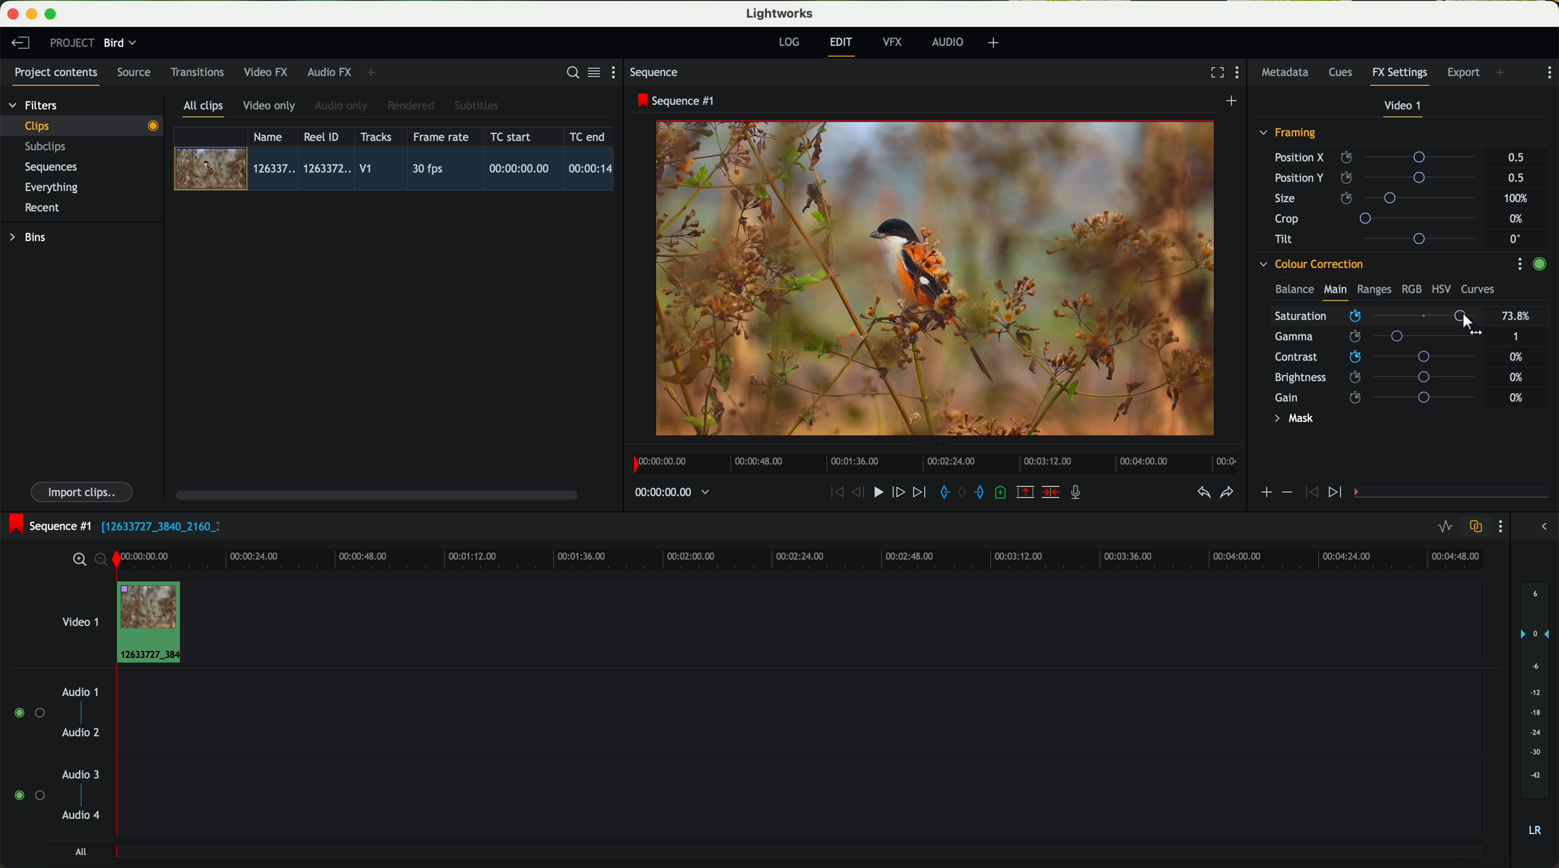 The width and height of the screenshot is (1559, 868). What do you see at coordinates (1473, 527) in the screenshot?
I see `toggle auto track sync` at bounding box center [1473, 527].